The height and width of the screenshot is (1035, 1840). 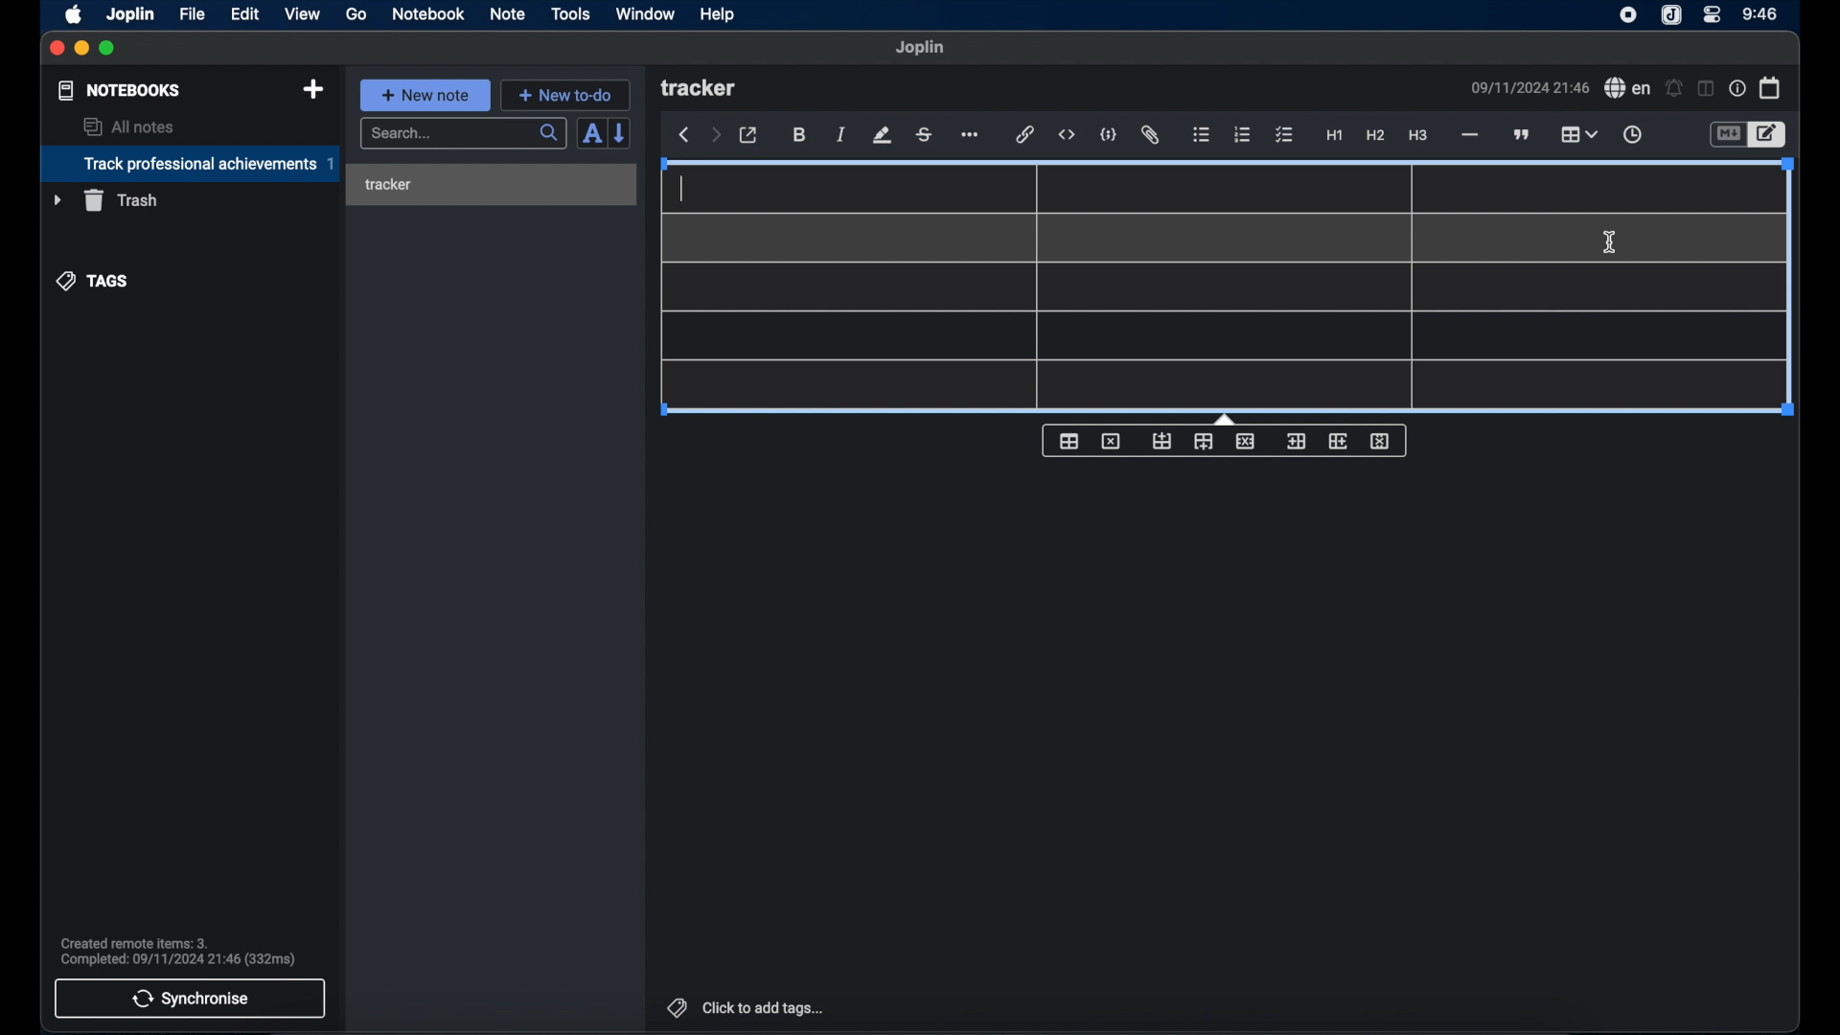 I want to click on new note, so click(x=425, y=94).